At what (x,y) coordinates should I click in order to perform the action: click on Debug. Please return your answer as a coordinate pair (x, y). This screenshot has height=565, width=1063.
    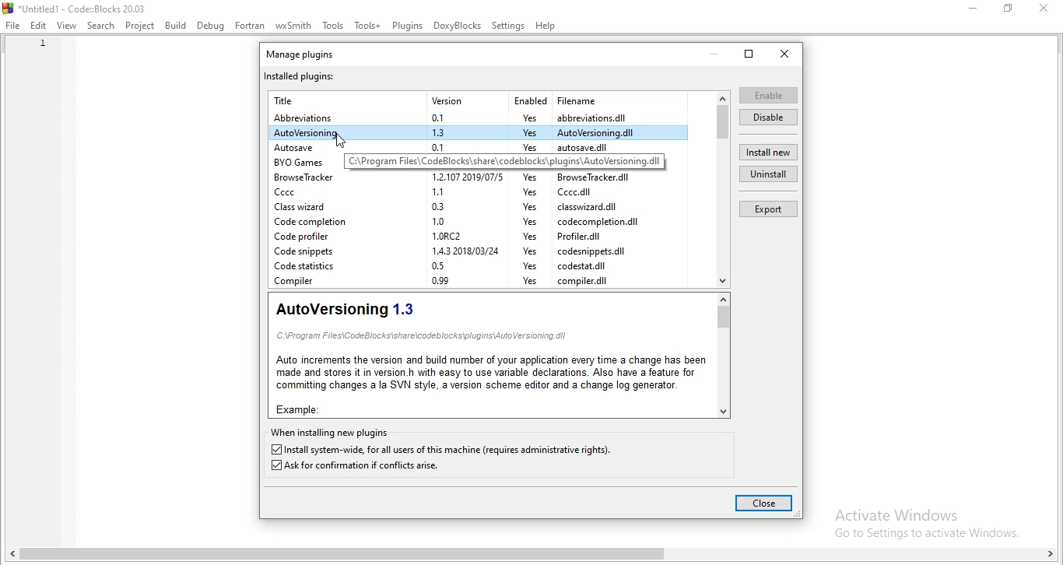
    Looking at the image, I should click on (210, 26).